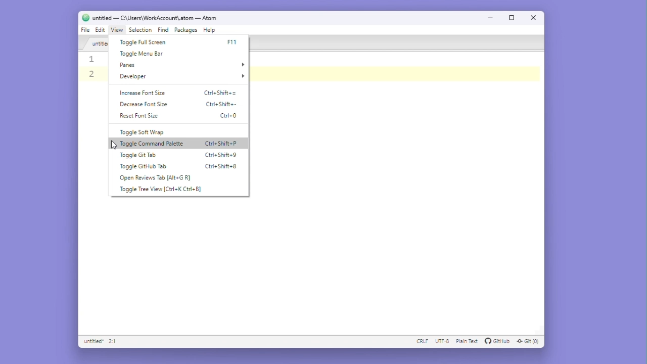 The height and width of the screenshot is (364, 647). What do you see at coordinates (148, 54) in the screenshot?
I see `toggle menu bar` at bounding box center [148, 54].